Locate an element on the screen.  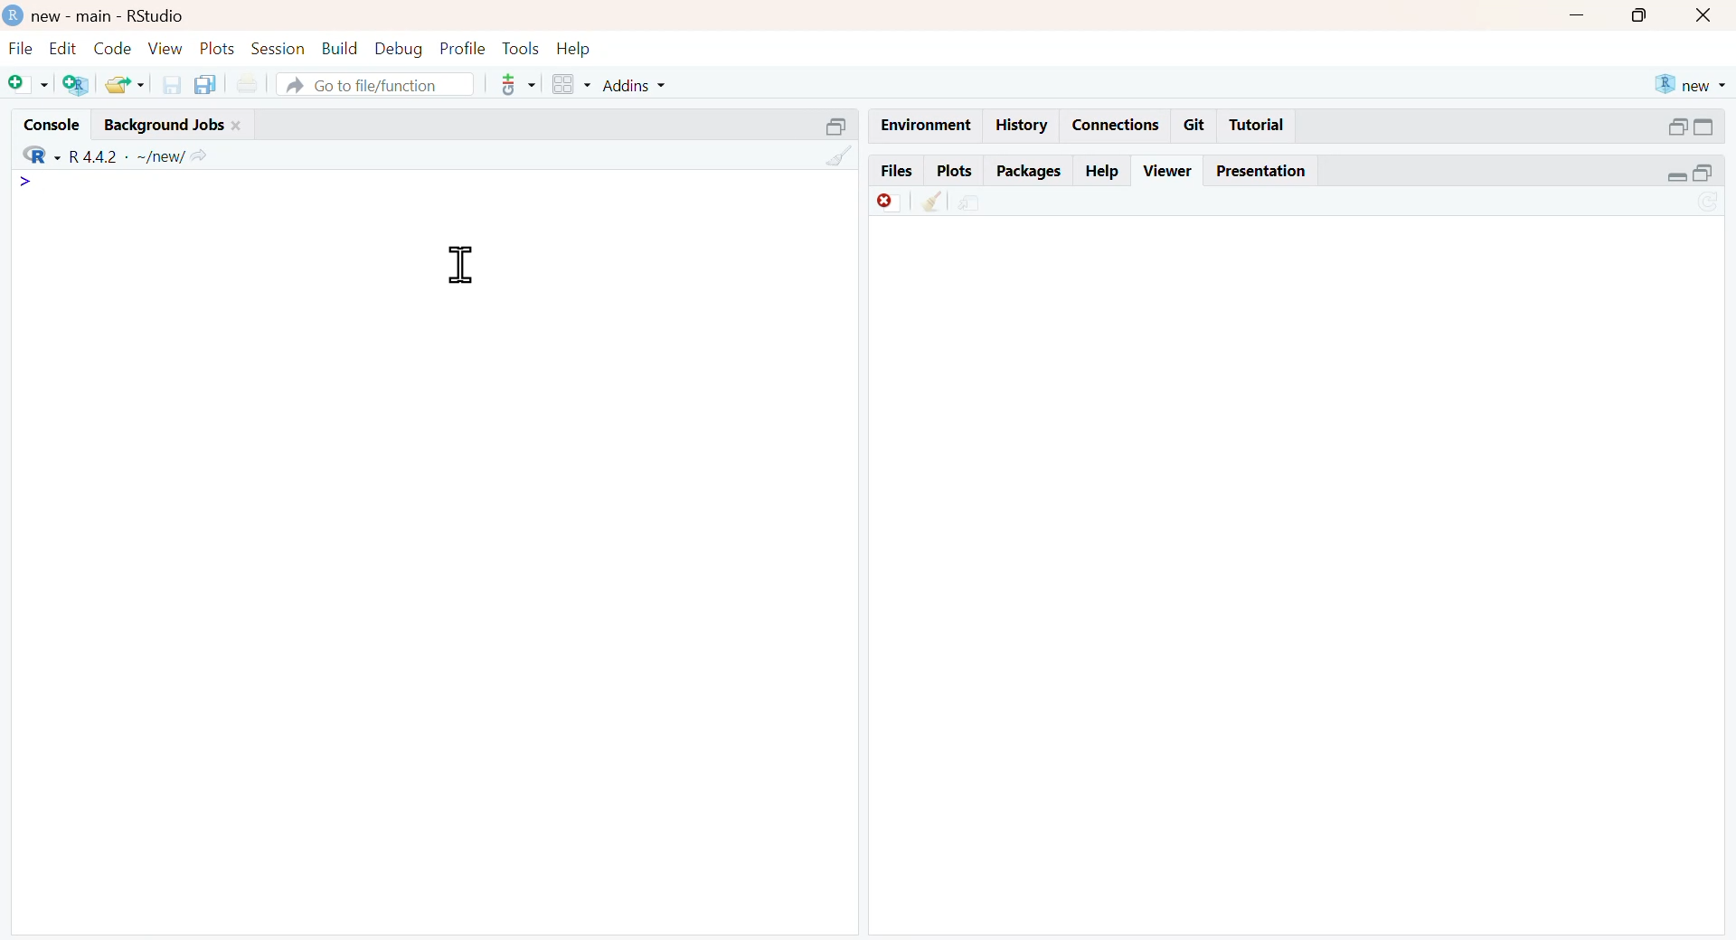
Files is located at coordinates (891, 169).